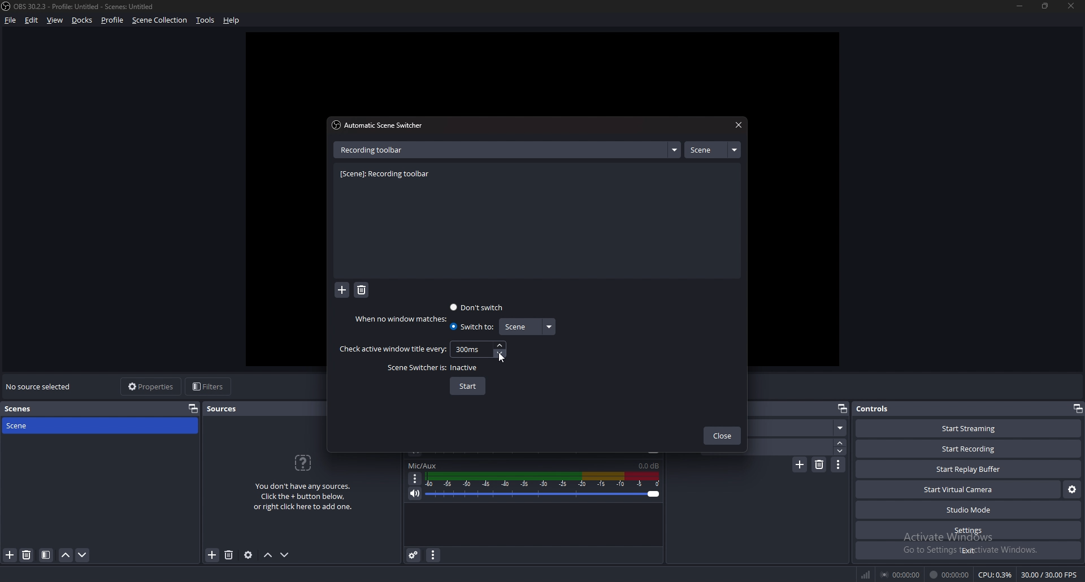 This screenshot has height=582, width=1085. Describe the element at coordinates (161, 19) in the screenshot. I see `scene collection` at that location.